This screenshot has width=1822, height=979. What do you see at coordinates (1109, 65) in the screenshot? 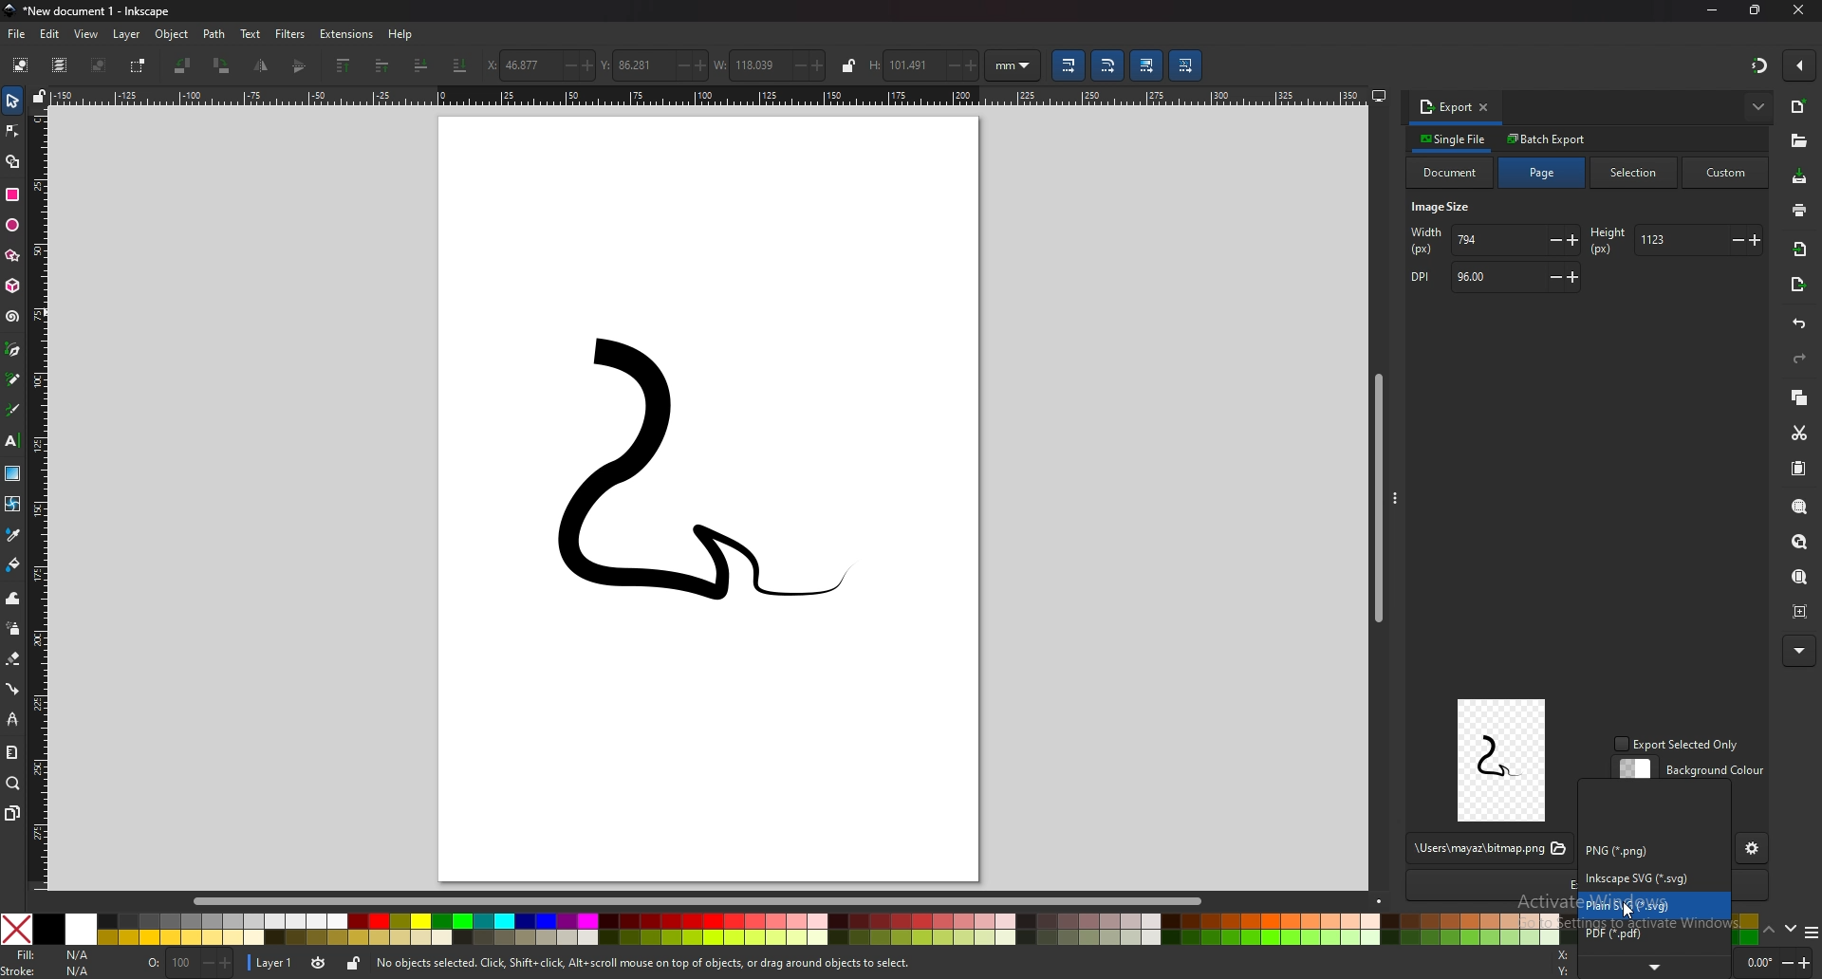
I see `scale radii` at bounding box center [1109, 65].